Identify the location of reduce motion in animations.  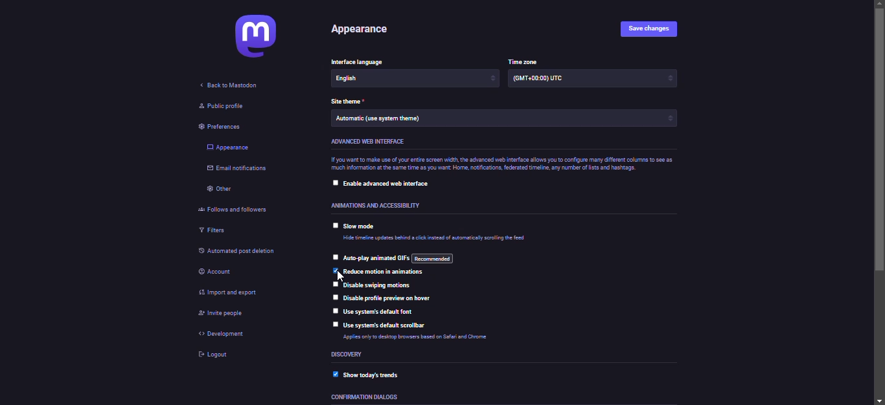
(387, 272).